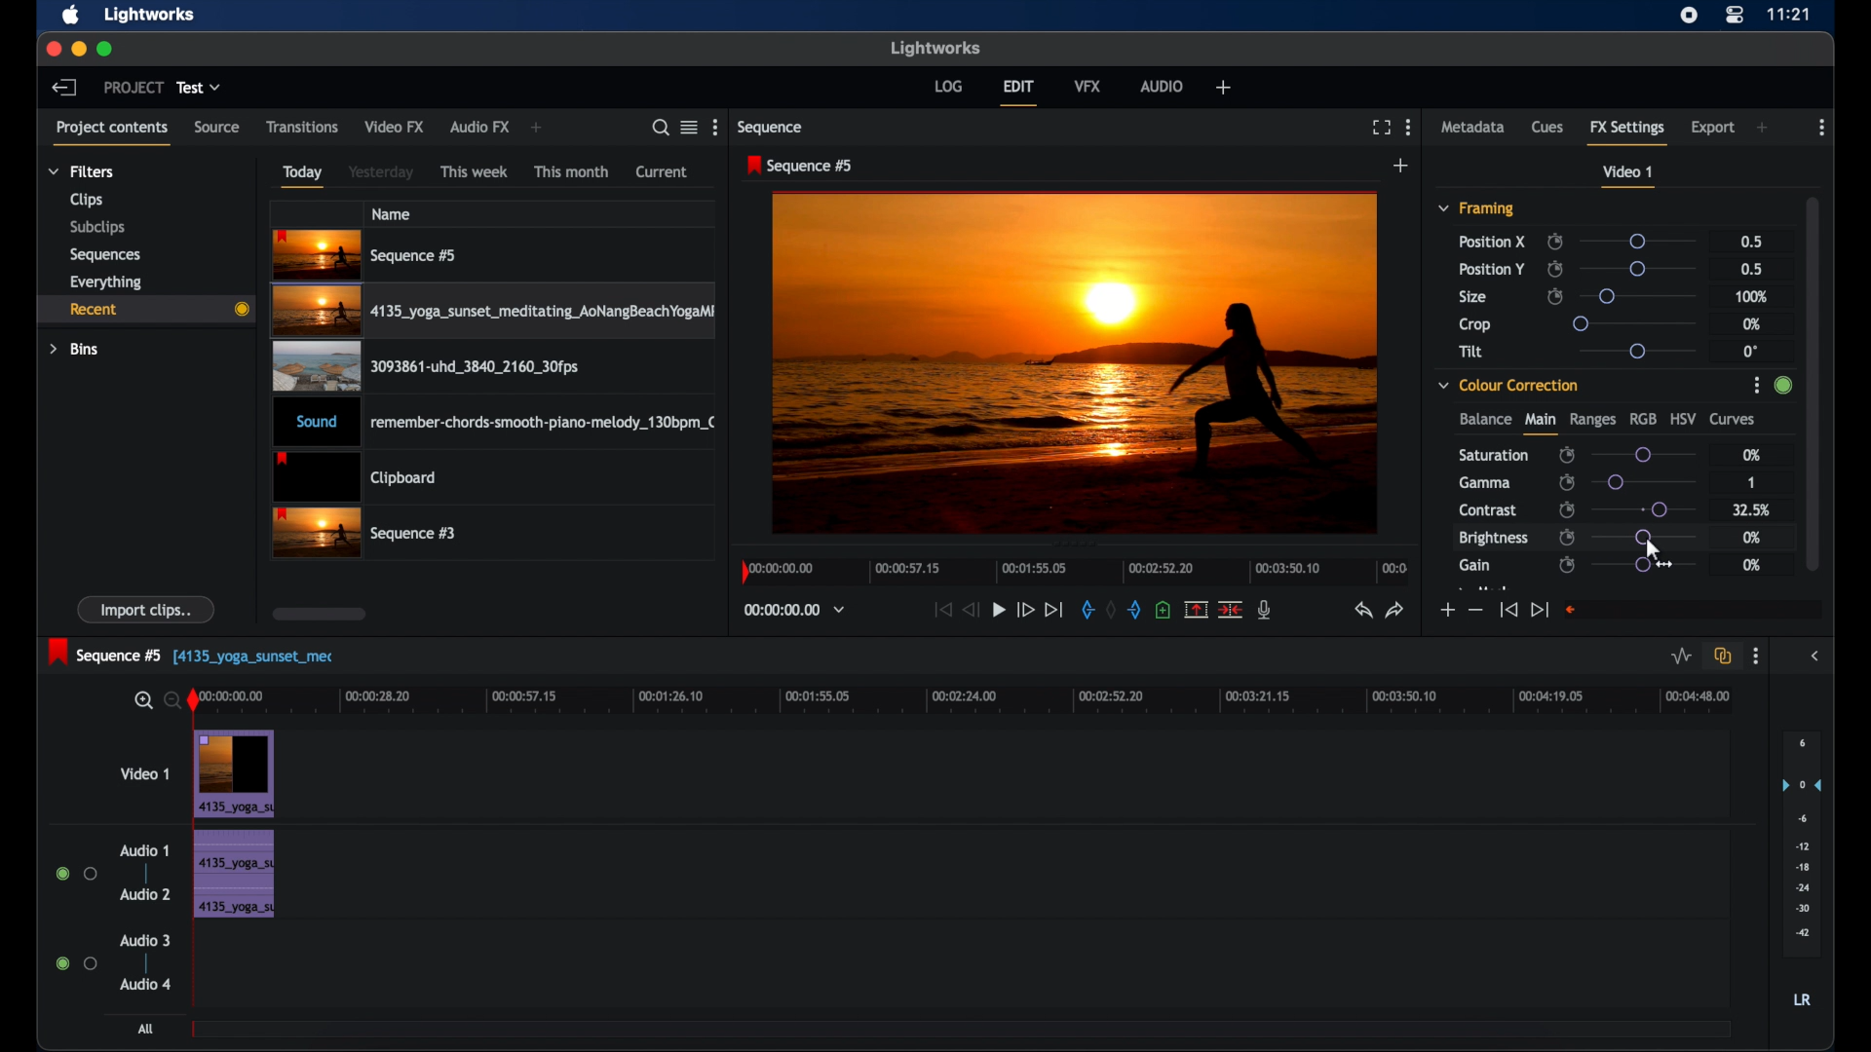 This screenshot has width=1871, height=1052. I want to click on slider change, so click(1780, 391).